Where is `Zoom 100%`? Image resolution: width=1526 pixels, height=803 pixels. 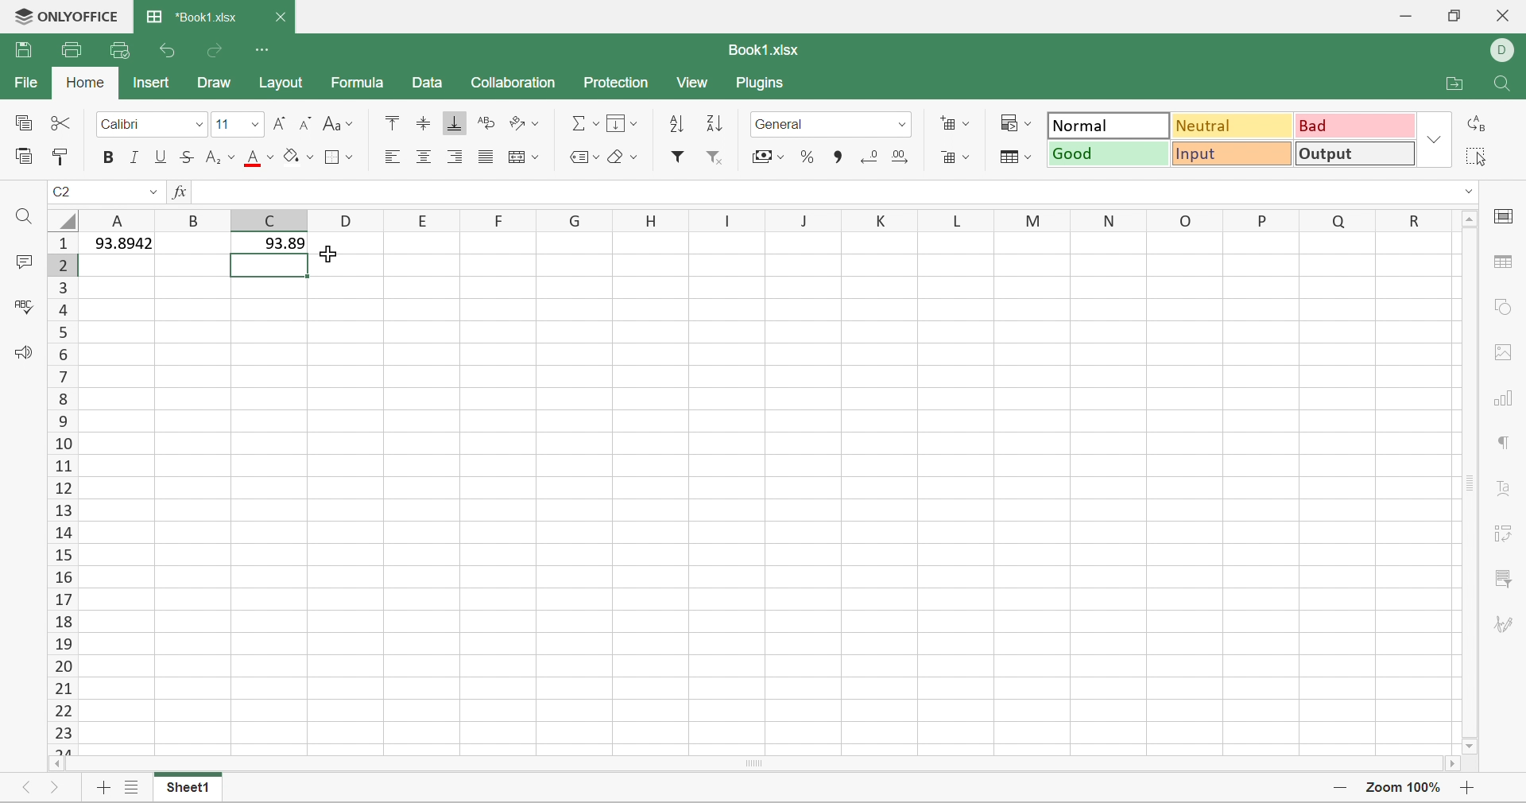 Zoom 100% is located at coordinates (1400, 789).